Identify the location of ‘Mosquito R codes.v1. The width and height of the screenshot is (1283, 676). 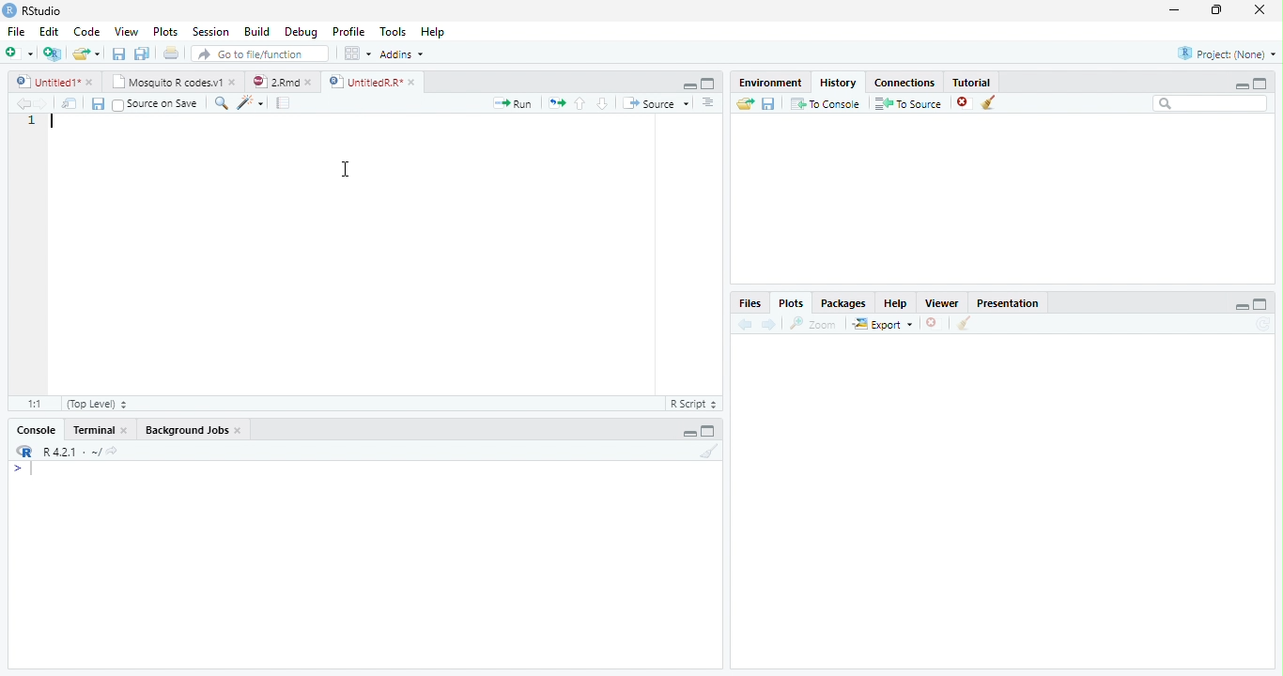
(167, 82).